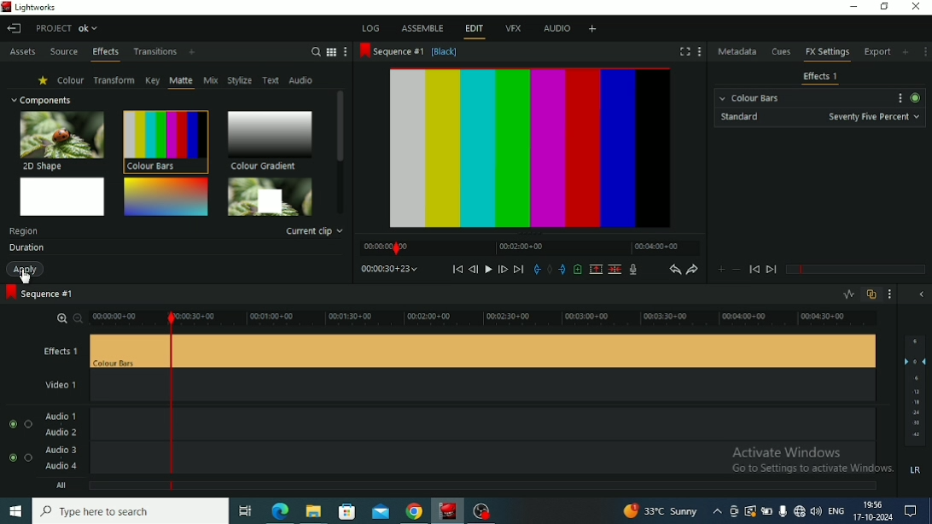 The height and width of the screenshot is (524, 932). I want to click on Colour matte, so click(63, 196).